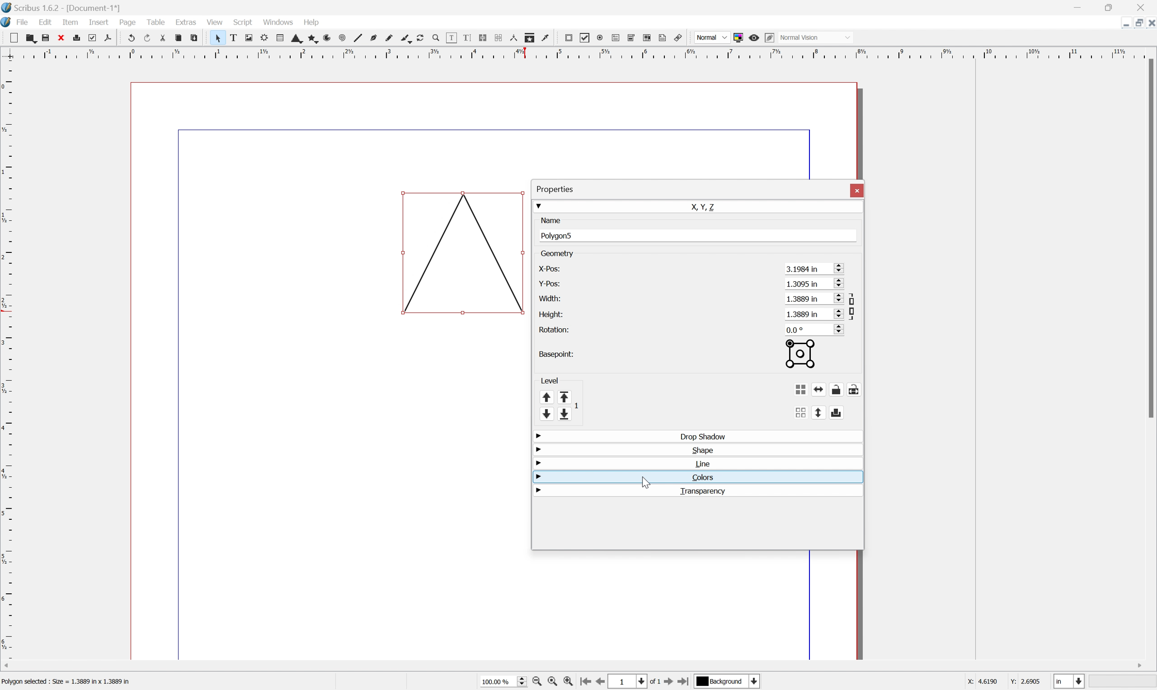 The height and width of the screenshot is (690, 1157). Describe the element at coordinates (838, 285) in the screenshot. I see `Scroll` at that location.